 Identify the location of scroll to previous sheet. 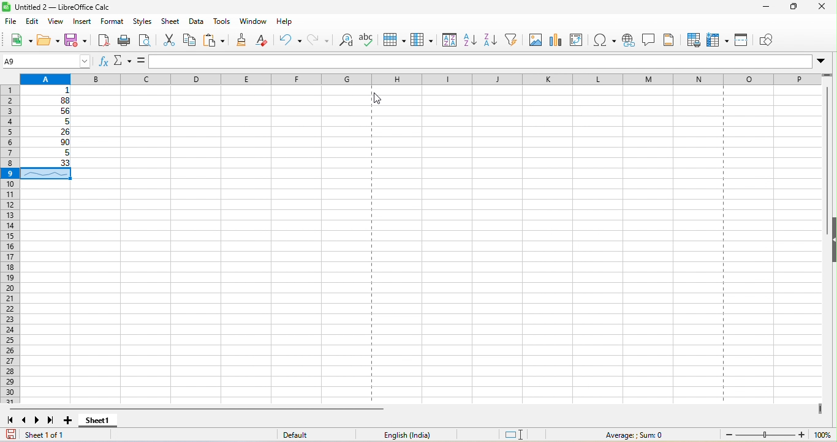
(25, 422).